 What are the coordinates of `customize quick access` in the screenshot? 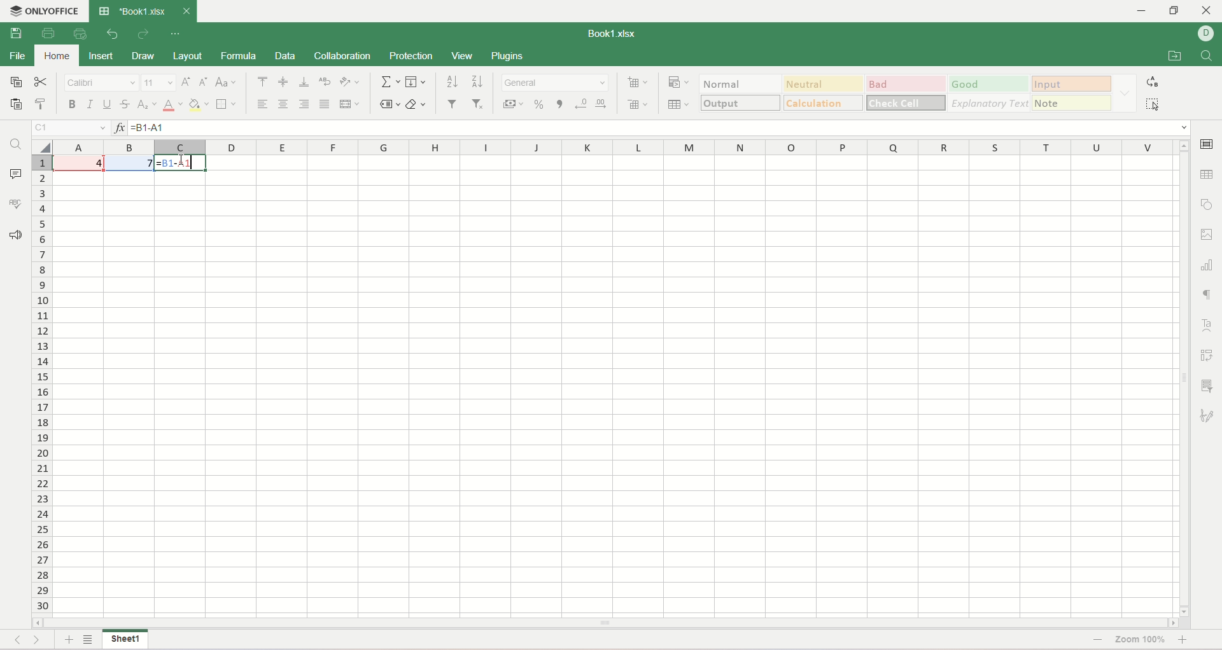 It's located at (174, 34).